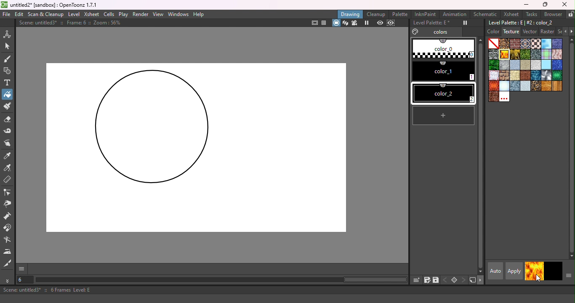 Image resolution: width=575 pixels, height=303 pixels. I want to click on Cells, so click(109, 14).